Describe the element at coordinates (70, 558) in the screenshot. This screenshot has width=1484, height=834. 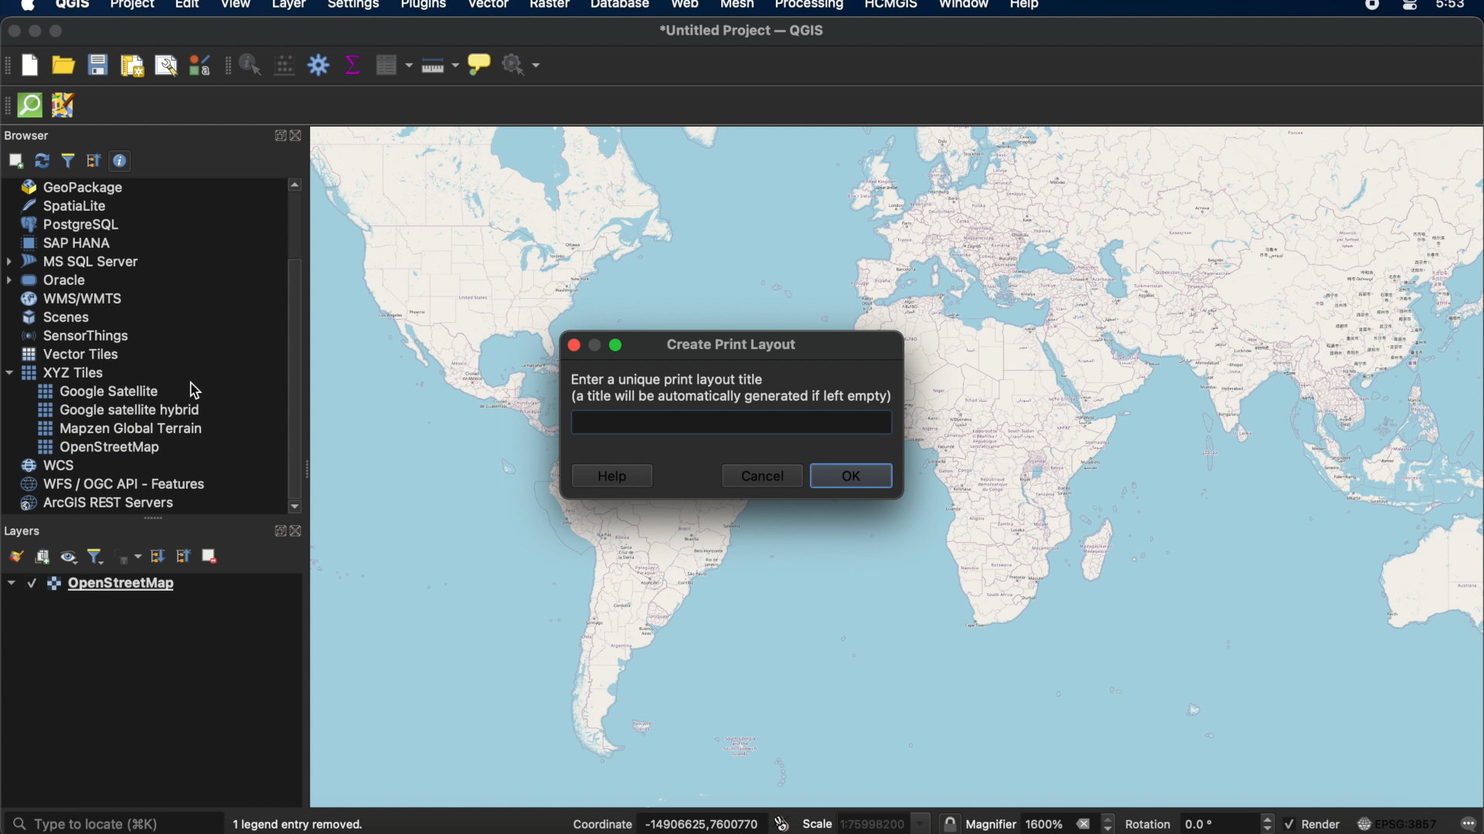
I see `manage map themes` at that location.